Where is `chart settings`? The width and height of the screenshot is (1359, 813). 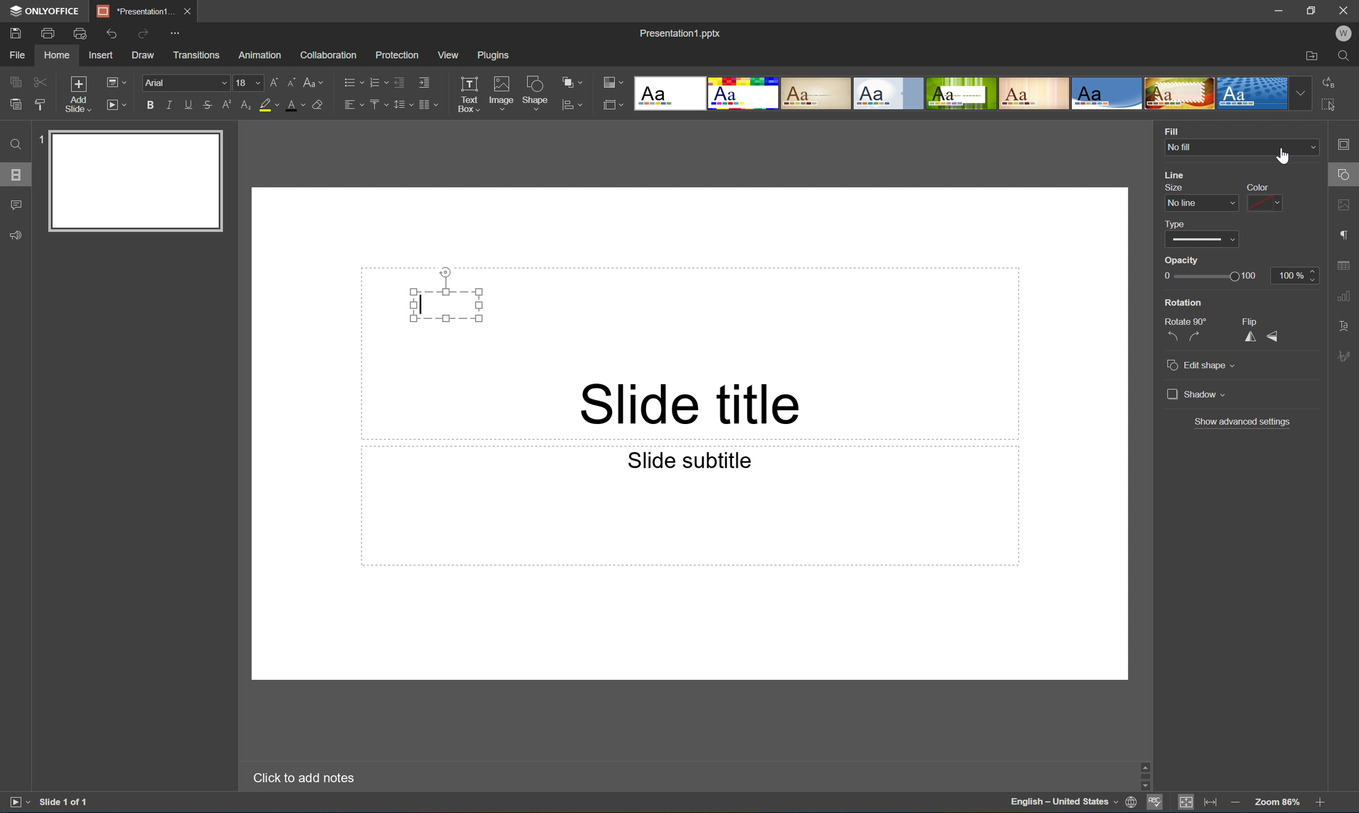
chart settings is located at coordinates (1344, 296).